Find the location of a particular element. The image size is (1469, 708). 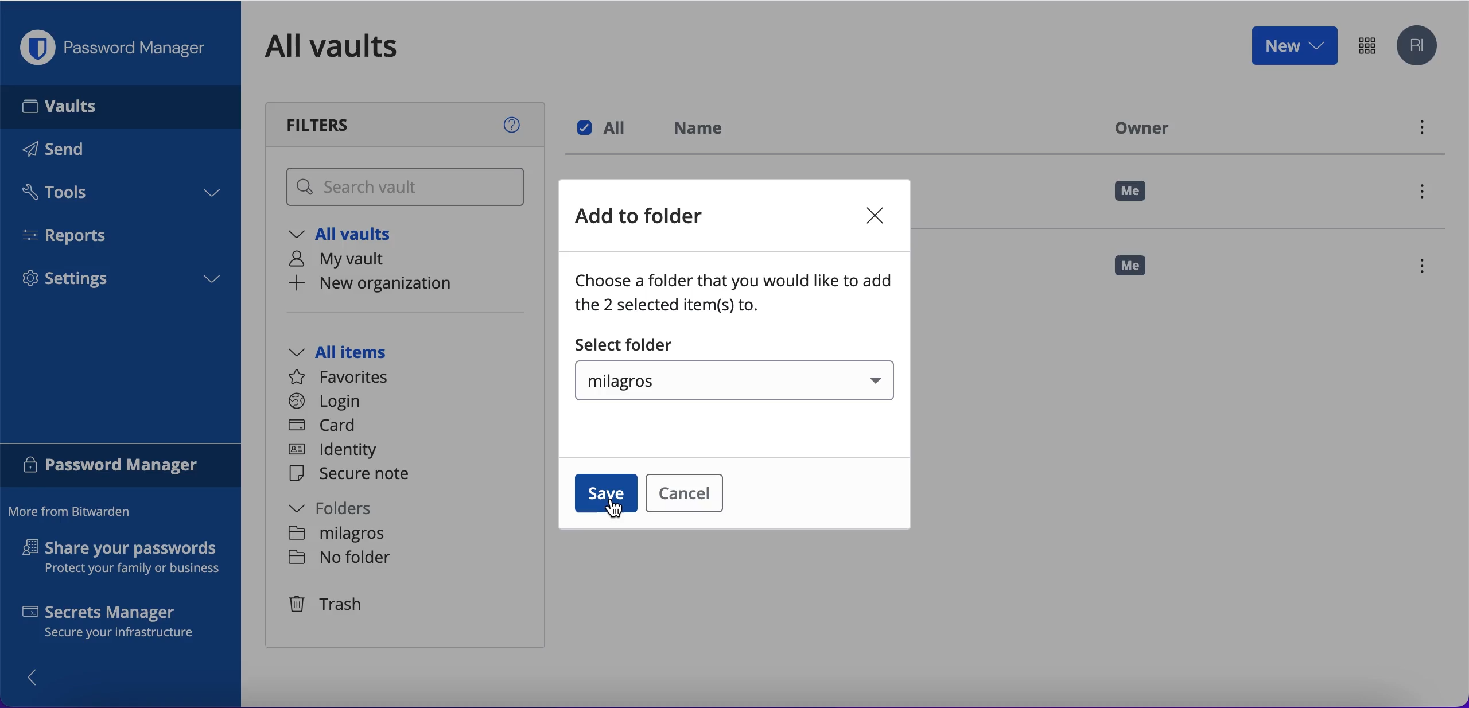

owner is located at coordinates (1138, 127).